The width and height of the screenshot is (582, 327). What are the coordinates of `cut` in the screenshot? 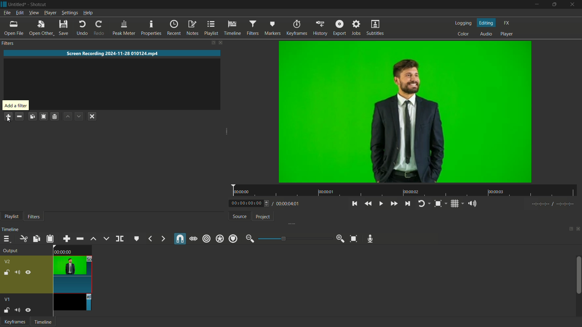 It's located at (23, 238).